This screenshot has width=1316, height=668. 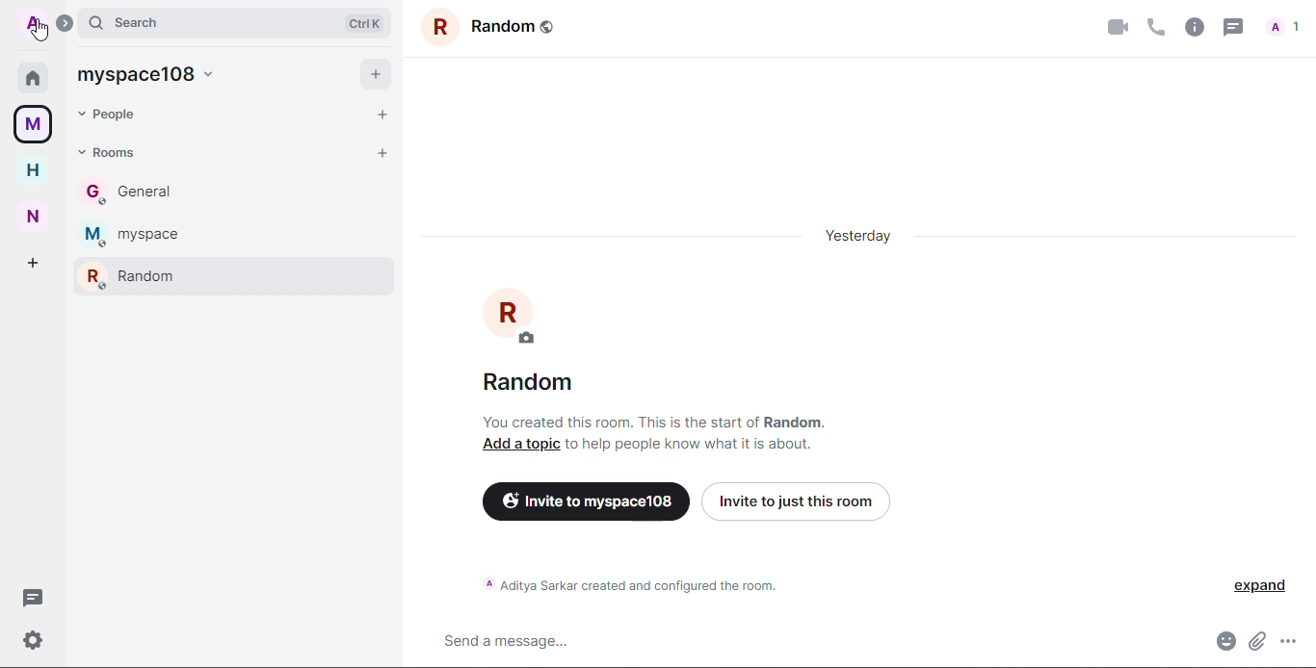 What do you see at coordinates (582, 500) in the screenshot?
I see `invite to myspace` at bounding box center [582, 500].